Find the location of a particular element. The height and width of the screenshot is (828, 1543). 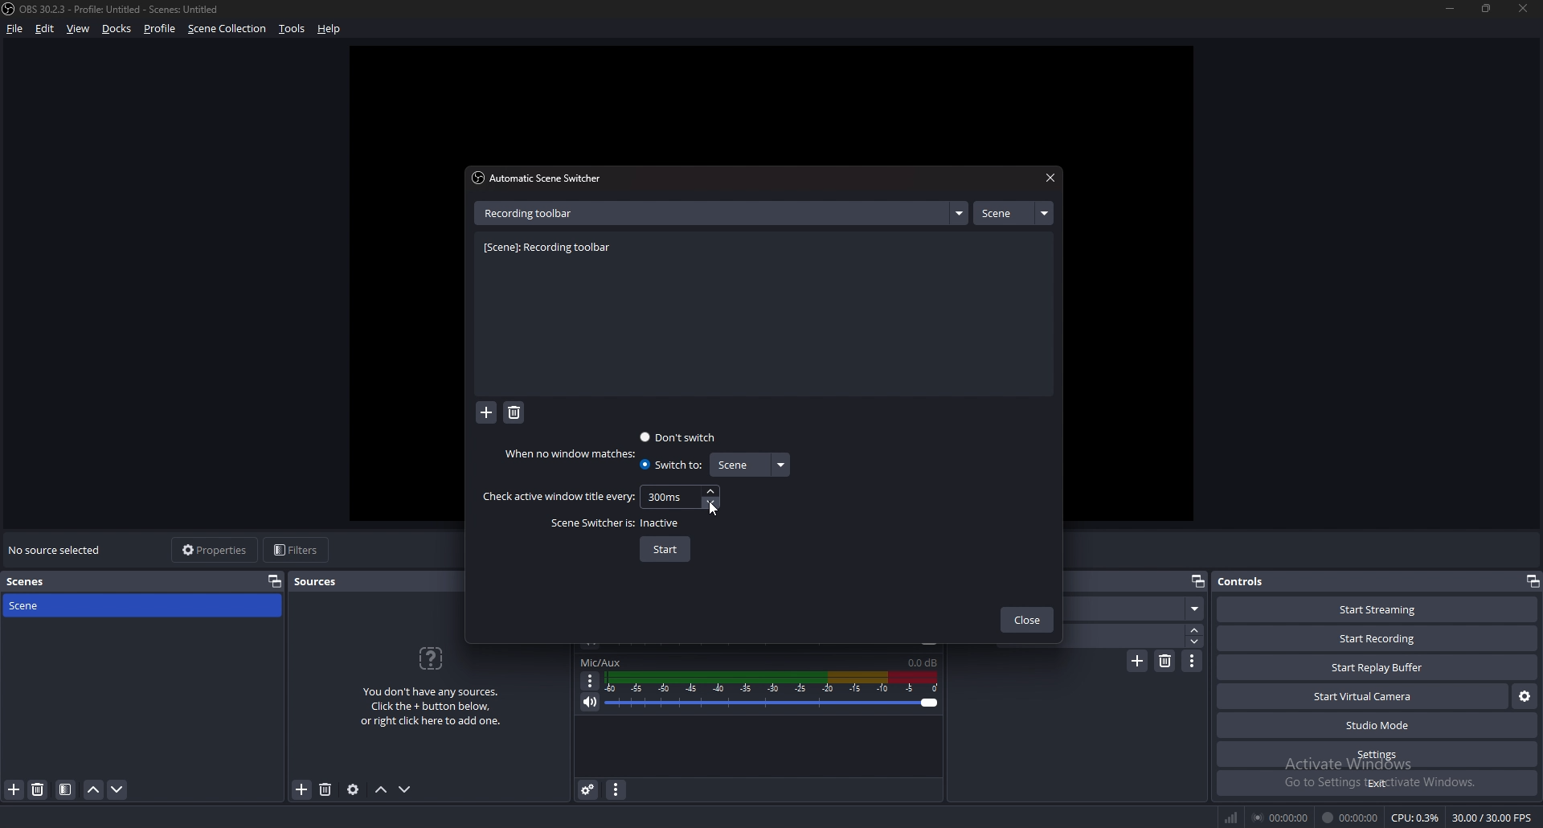

add scene is located at coordinates (14, 789).